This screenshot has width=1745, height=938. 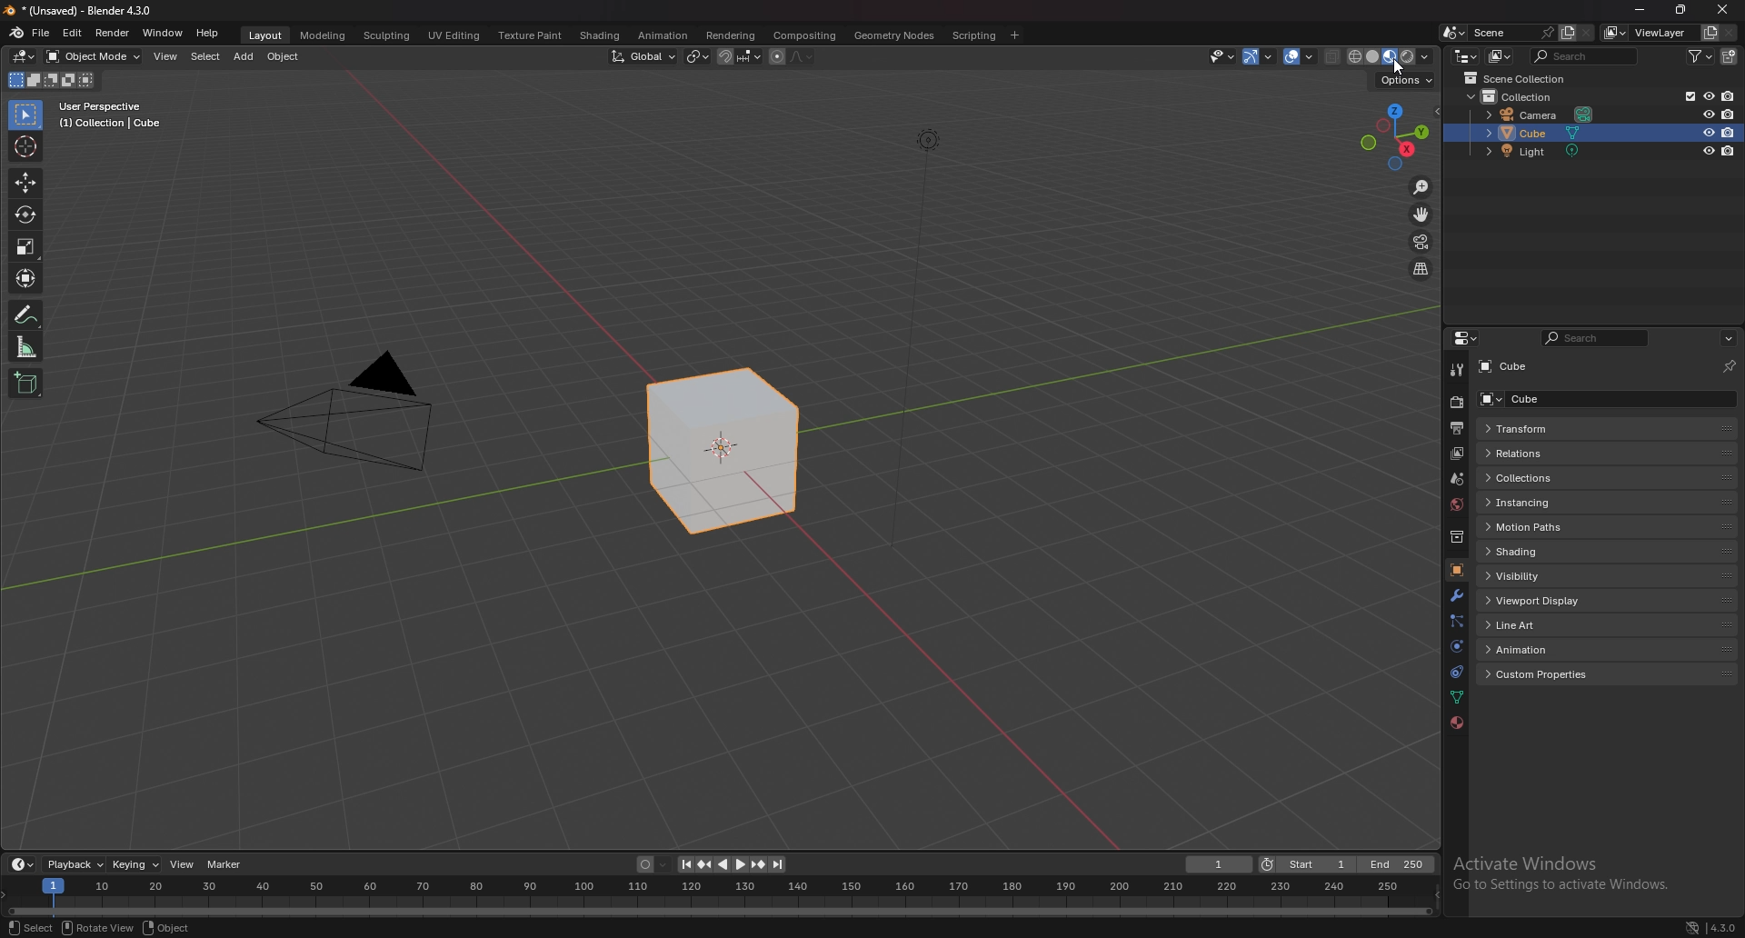 What do you see at coordinates (77, 864) in the screenshot?
I see `playback` at bounding box center [77, 864].